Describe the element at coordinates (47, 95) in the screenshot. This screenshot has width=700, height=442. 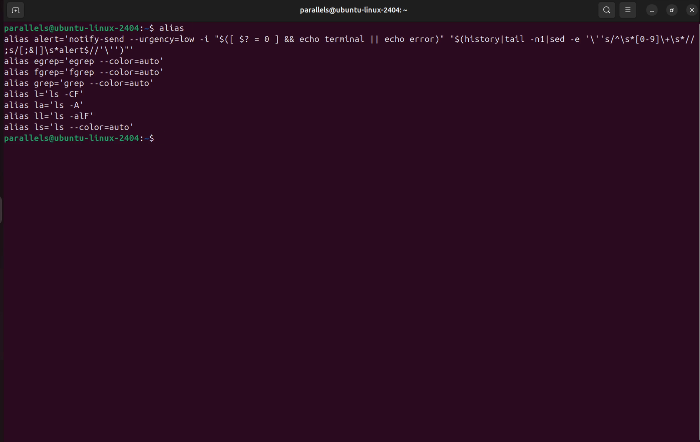
I see `alias l=ls -cf` at that location.